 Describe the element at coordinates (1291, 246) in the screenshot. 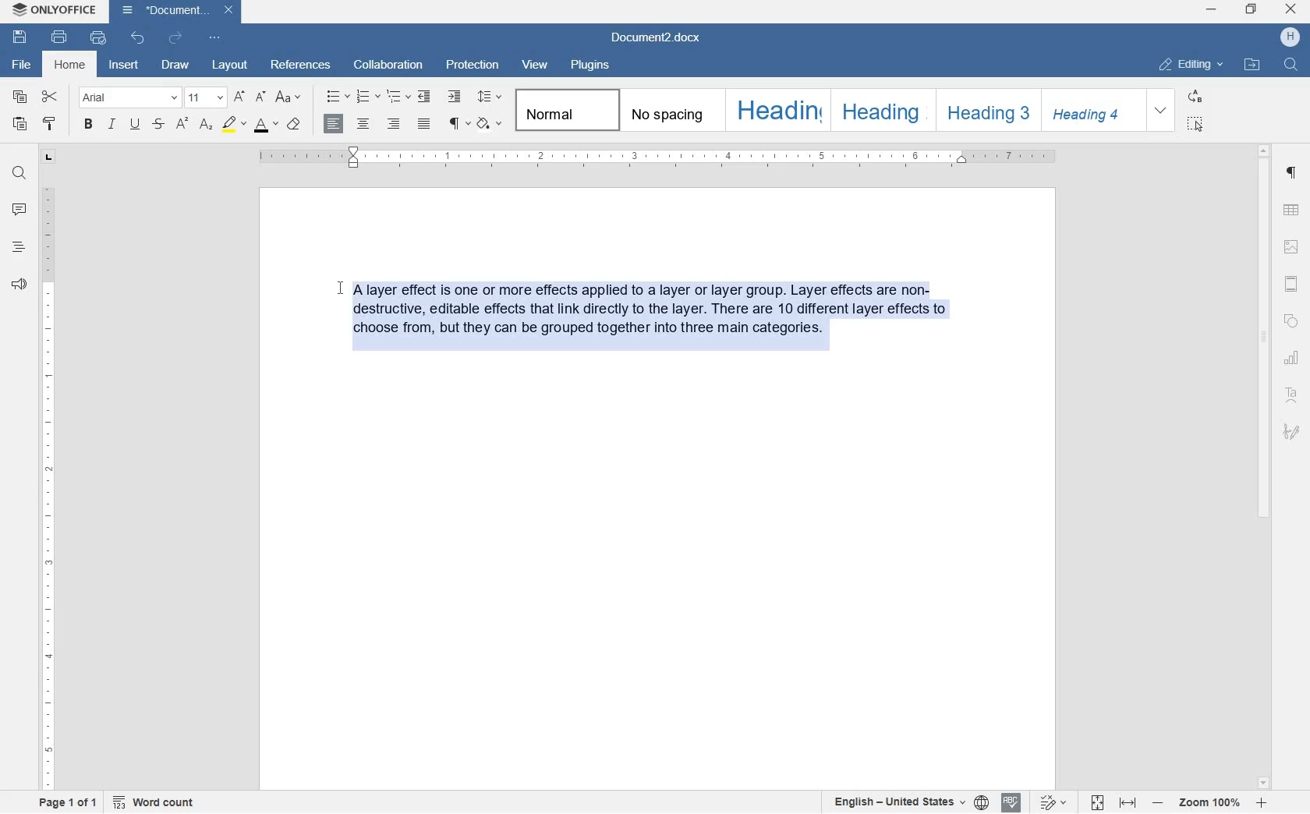

I see `image` at that location.